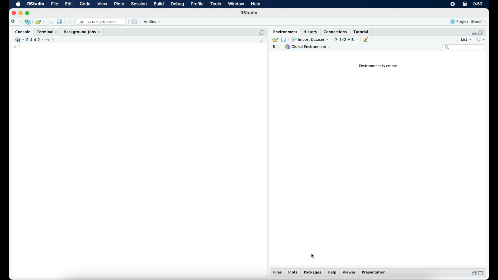 The width and height of the screenshot is (498, 280). What do you see at coordinates (83, 32) in the screenshot?
I see `background jobs` at bounding box center [83, 32].